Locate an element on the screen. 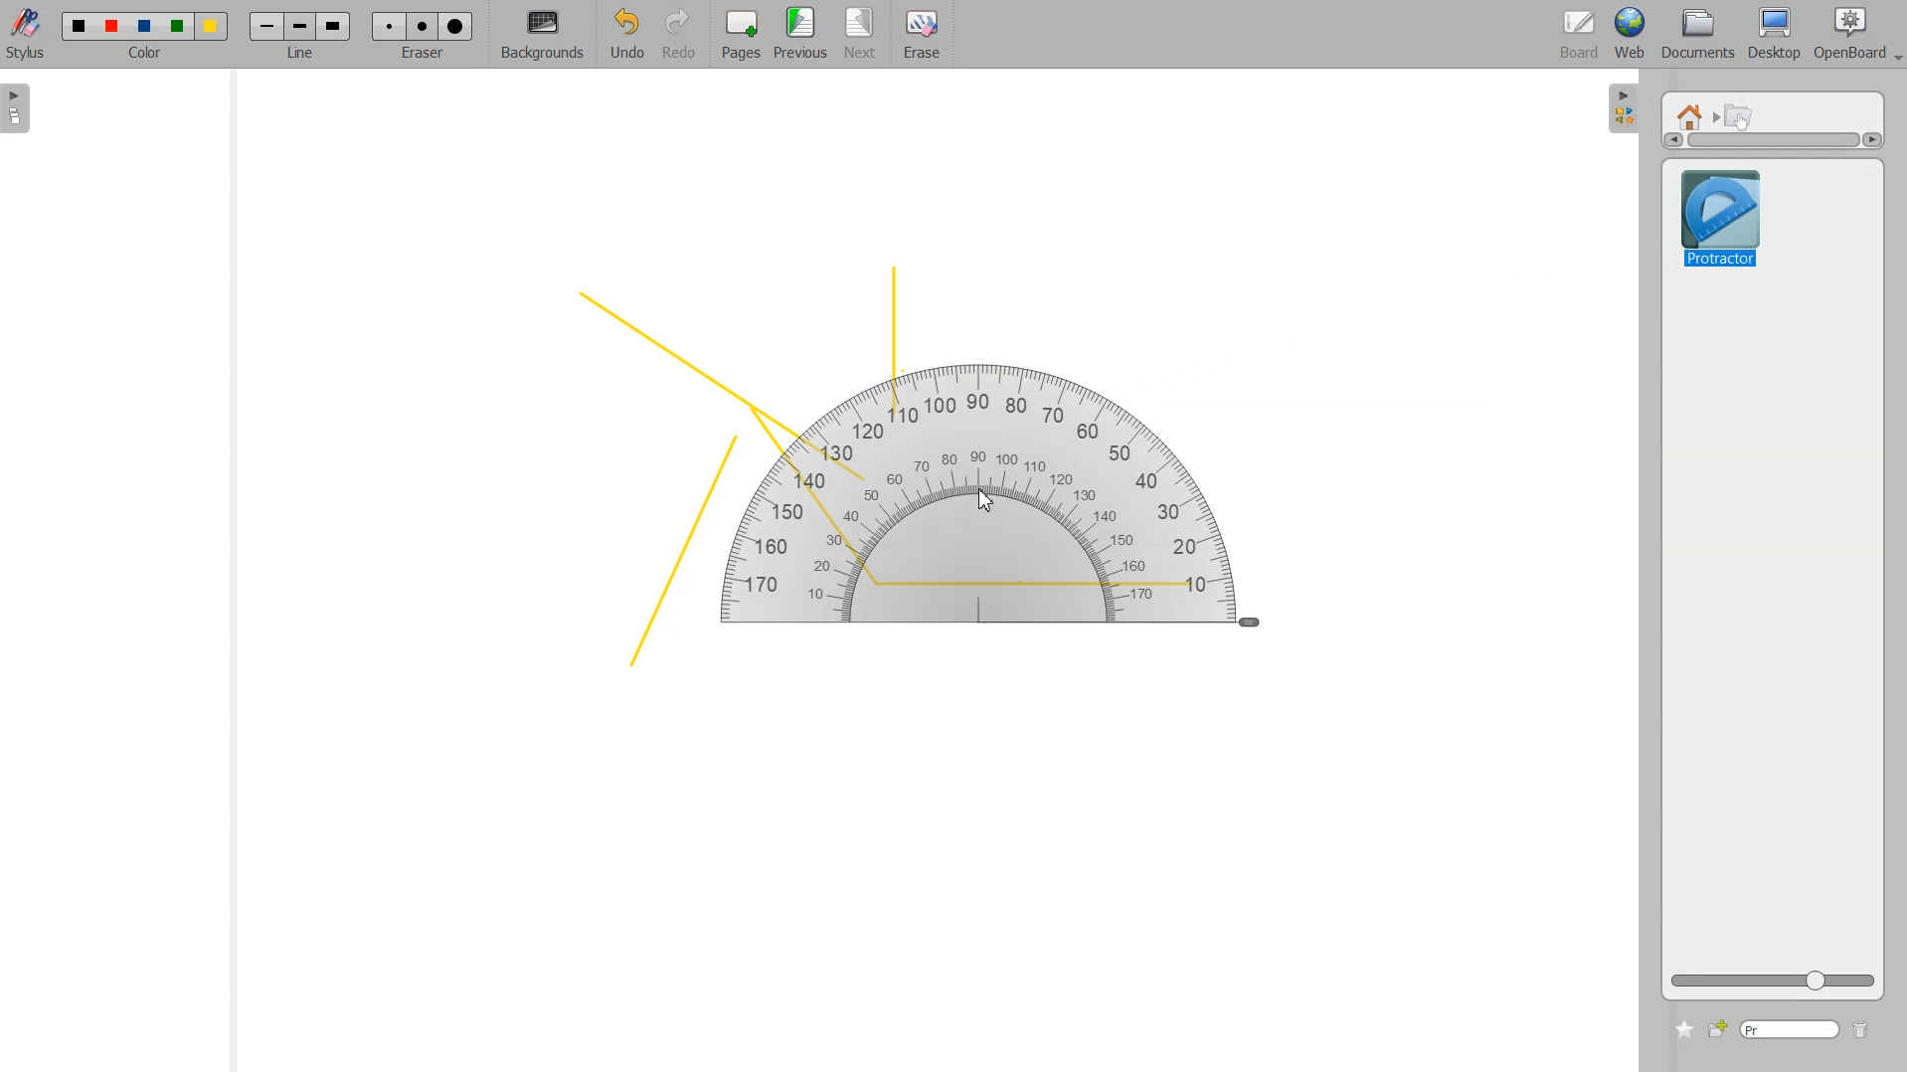  Color is located at coordinates (145, 26).